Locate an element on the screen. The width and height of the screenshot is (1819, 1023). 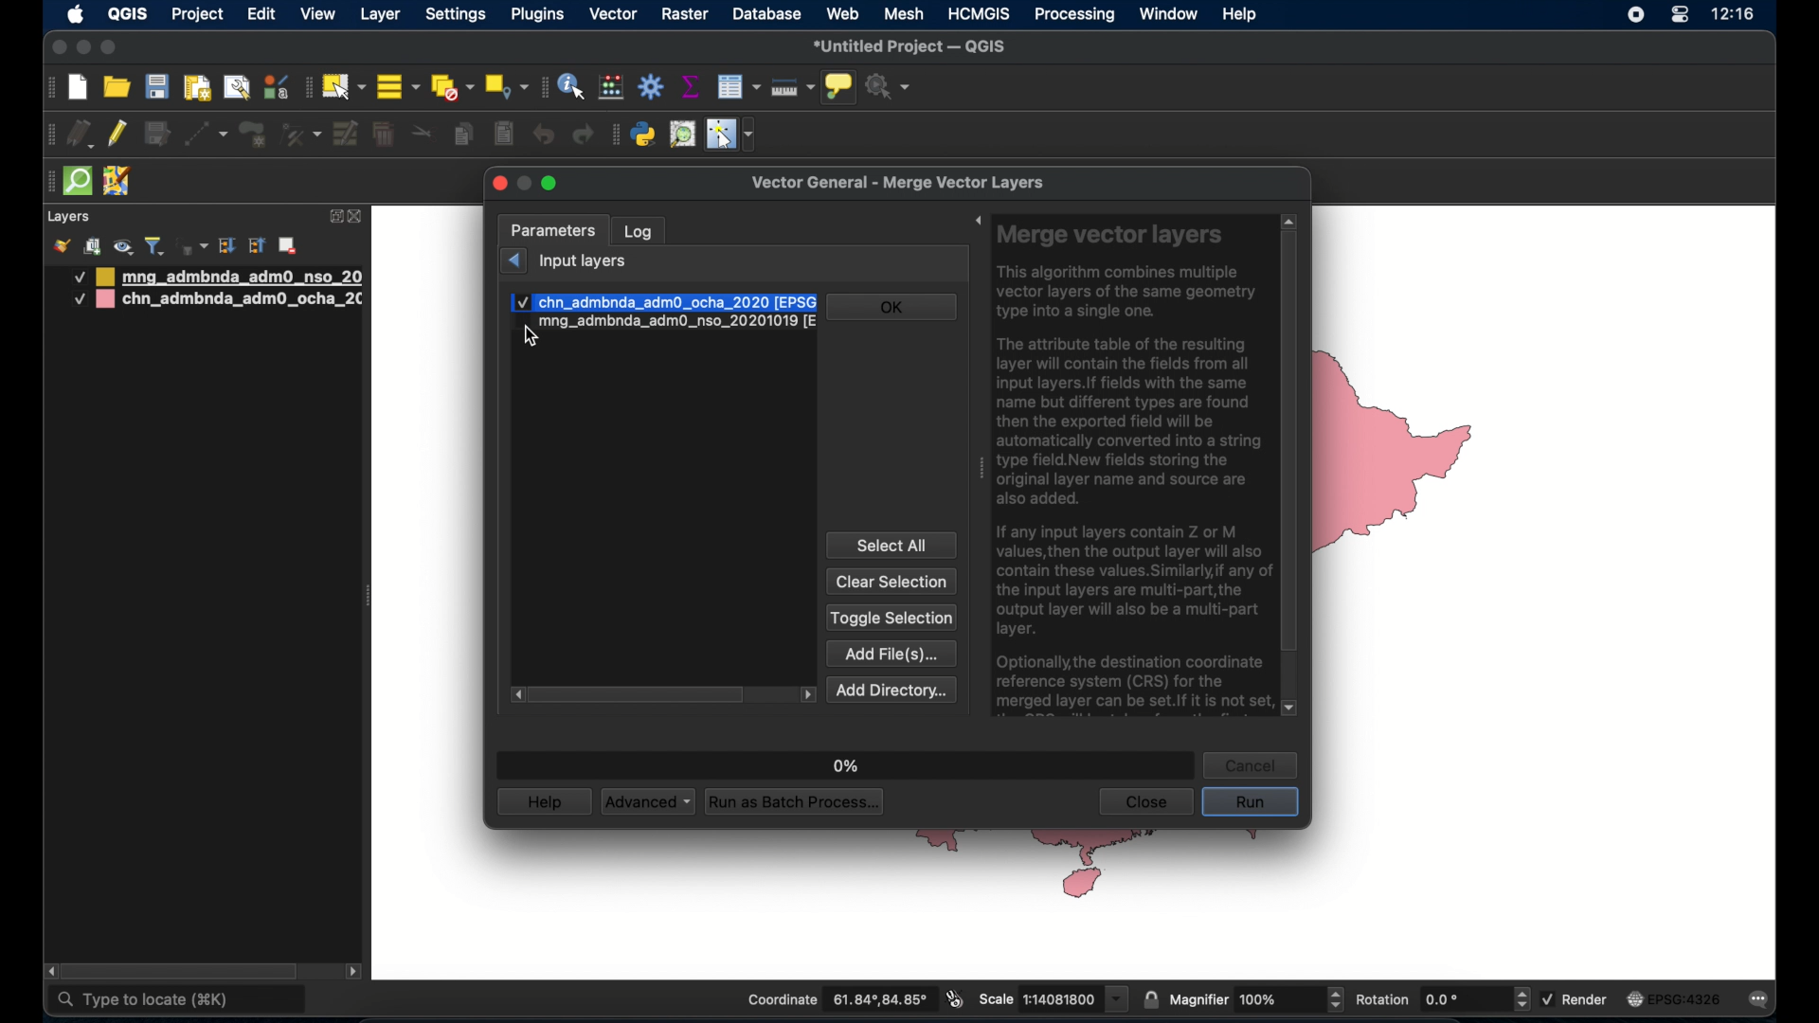
show print layout is located at coordinates (195, 87).